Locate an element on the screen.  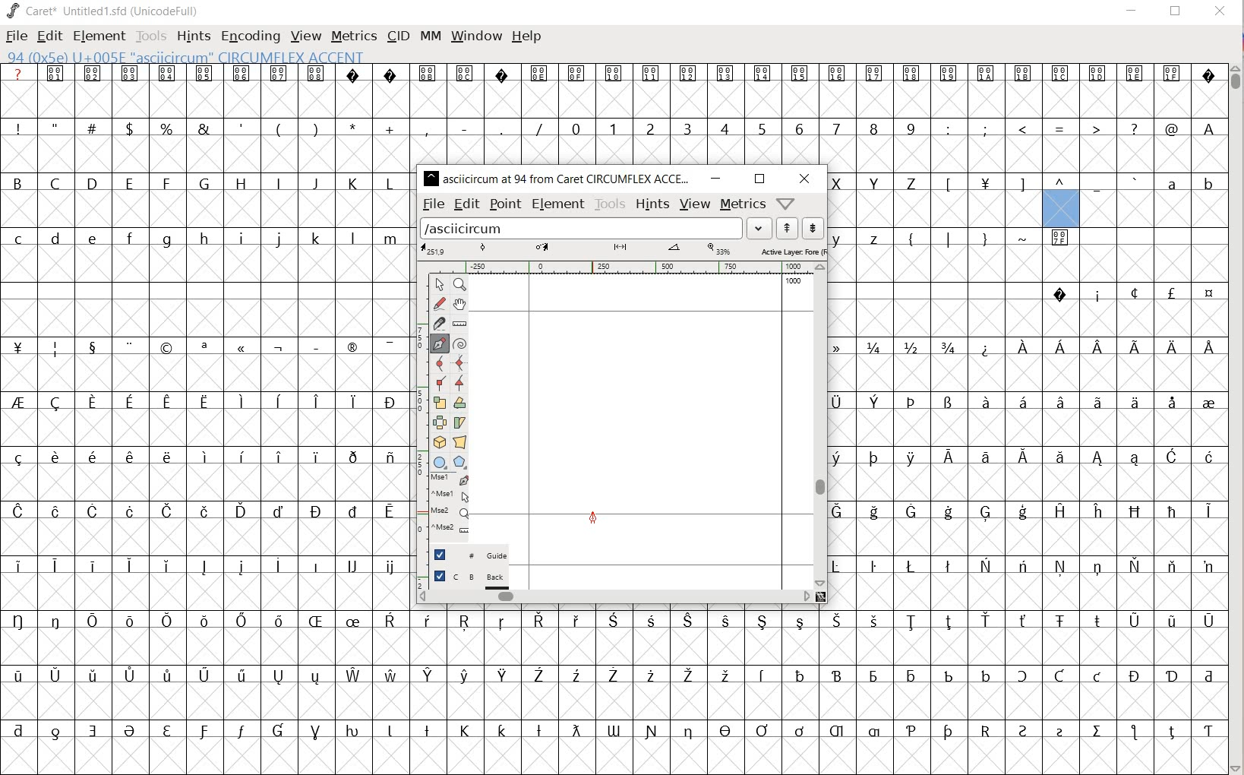
MM is located at coordinates (428, 36).